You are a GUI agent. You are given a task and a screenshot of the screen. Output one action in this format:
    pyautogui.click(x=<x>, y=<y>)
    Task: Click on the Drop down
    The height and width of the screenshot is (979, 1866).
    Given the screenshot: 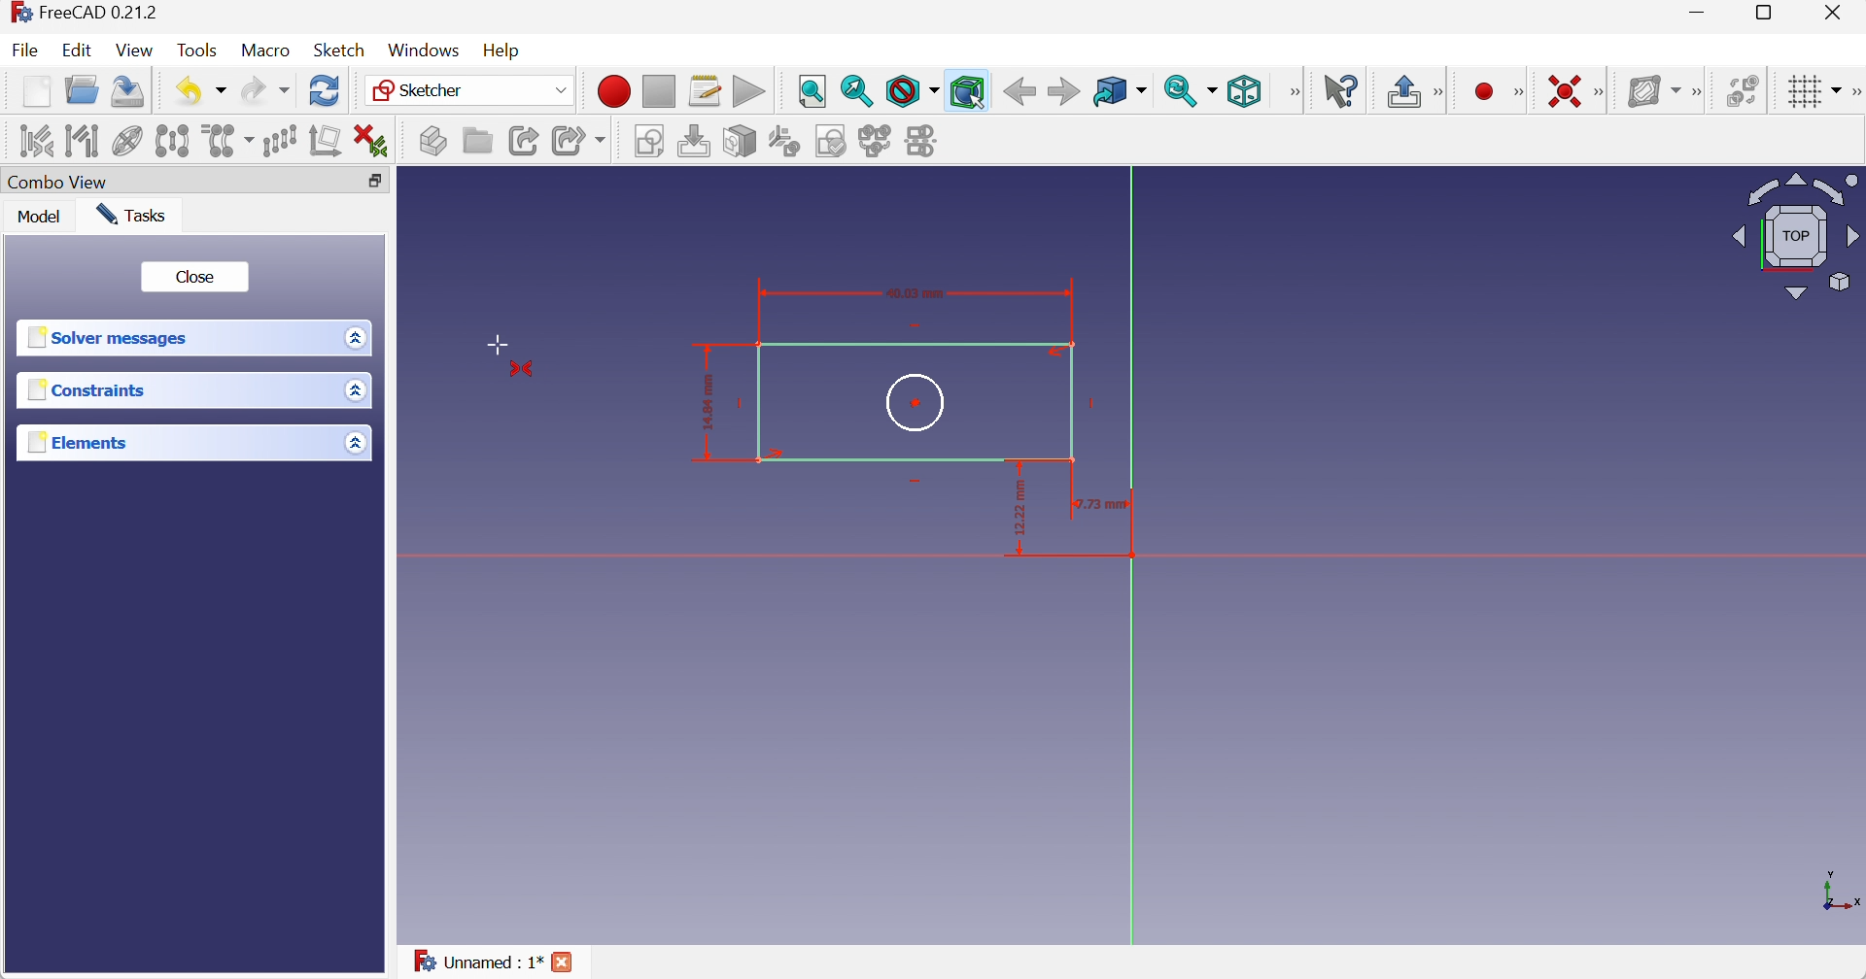 What is the action you would take?
    pyautogui.click(x=359, y=390)
    